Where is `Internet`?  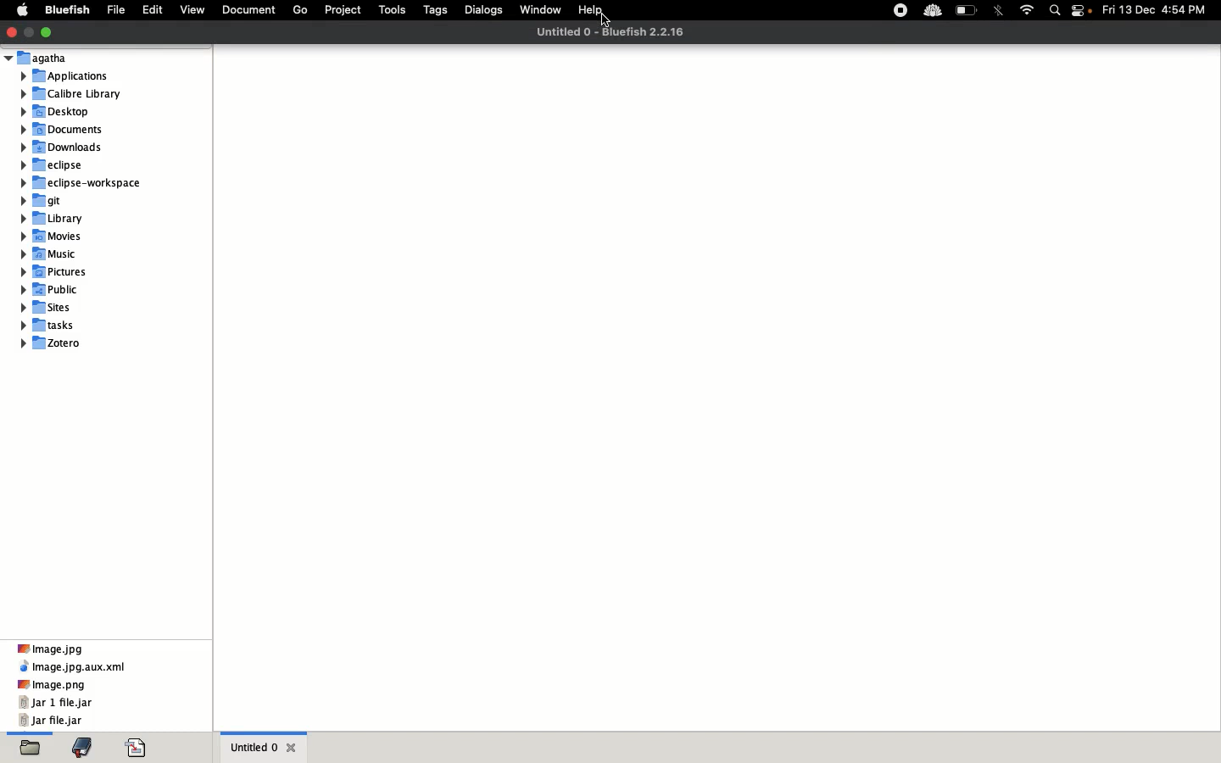
Internet is located at coordinates (1027, 9).